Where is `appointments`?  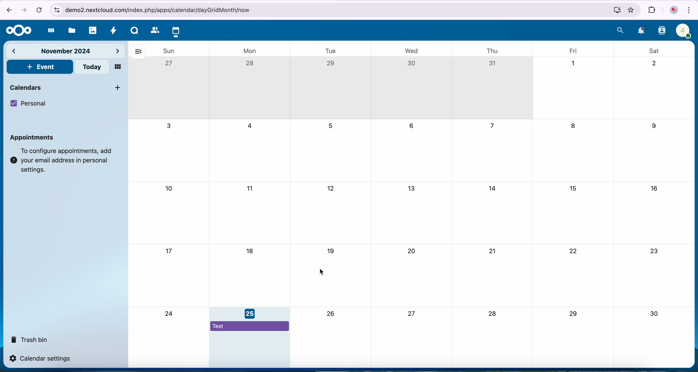
appointments is located at coordinates (34, 137).